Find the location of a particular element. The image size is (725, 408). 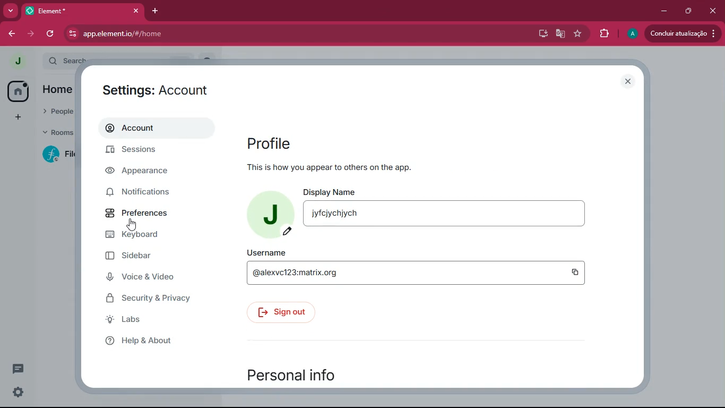

profile picture is located at coordinates (14, 61).